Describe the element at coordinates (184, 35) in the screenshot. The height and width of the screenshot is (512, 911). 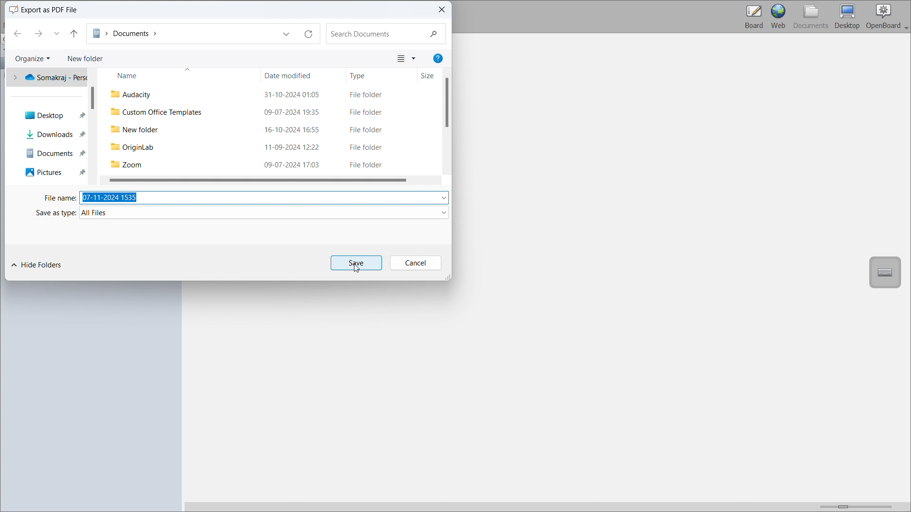
I see `Documents(folder)` at that location.